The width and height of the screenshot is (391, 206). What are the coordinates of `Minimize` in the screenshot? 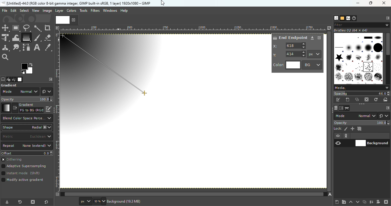 It's located at (357, 3).